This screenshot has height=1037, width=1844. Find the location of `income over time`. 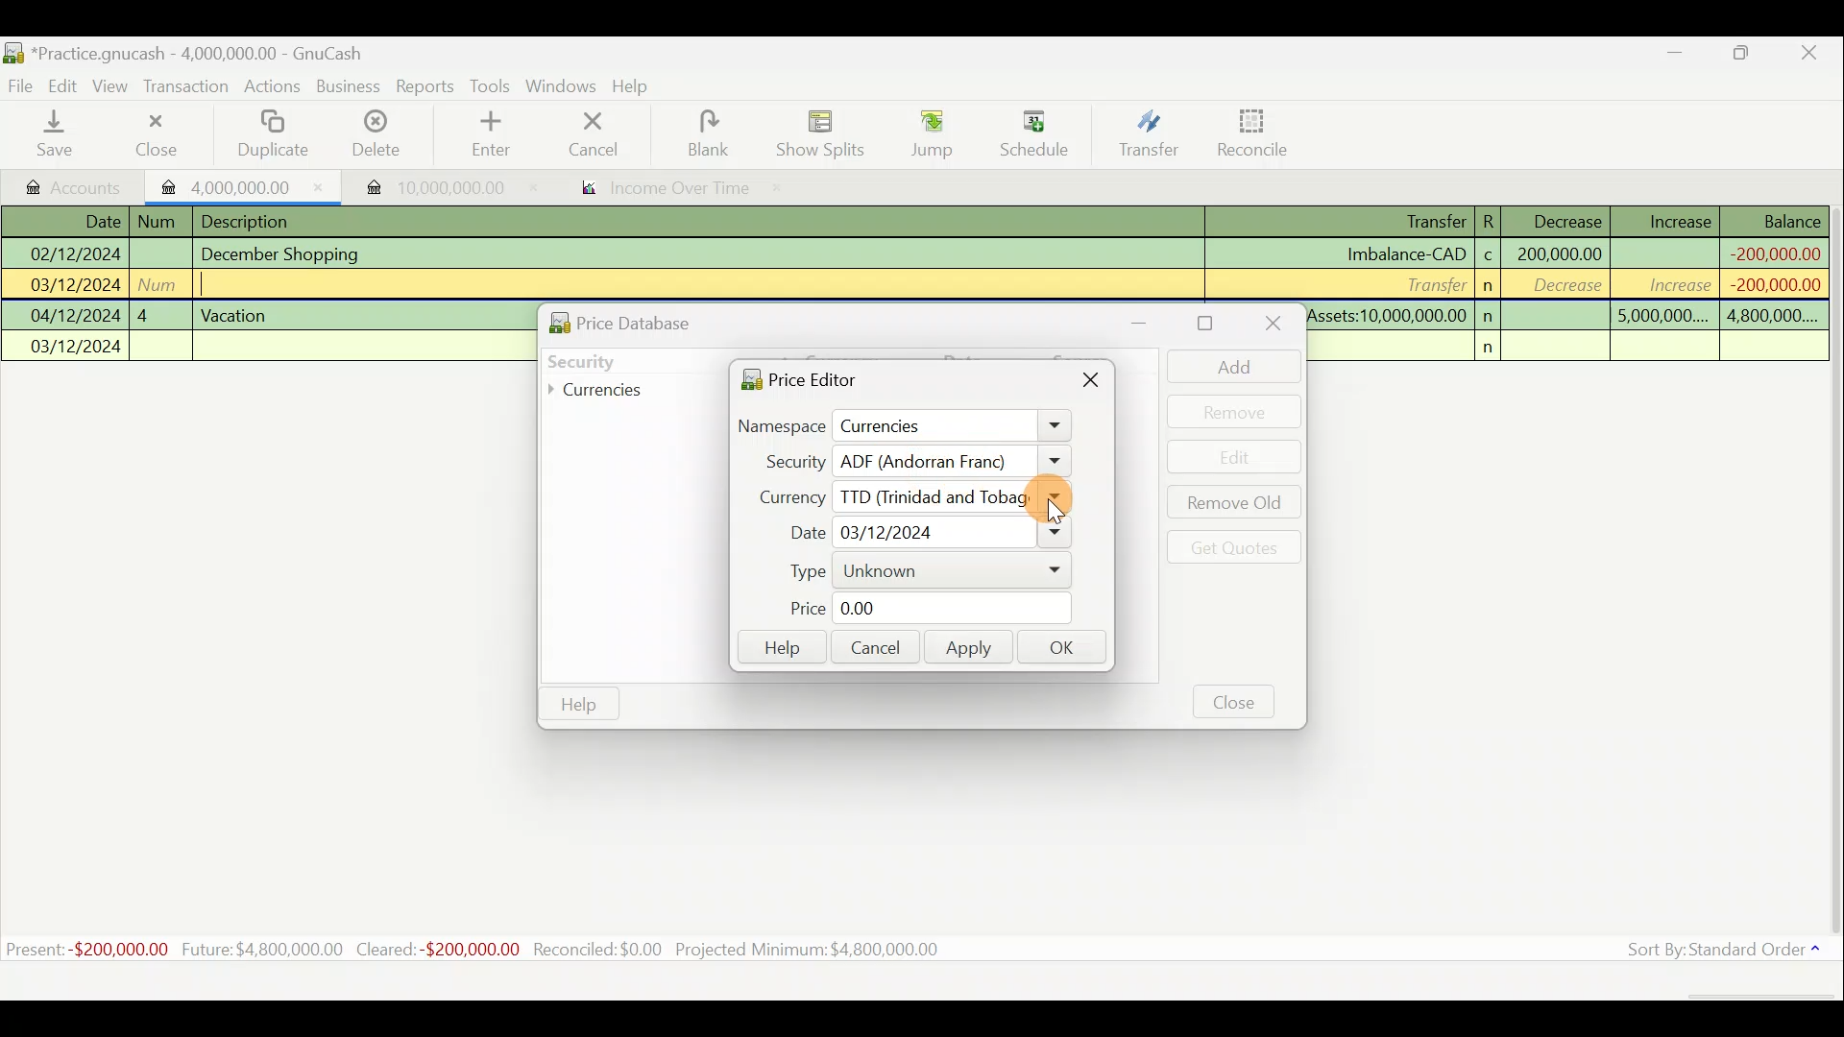

income over time is located at coordinates (679, 189).